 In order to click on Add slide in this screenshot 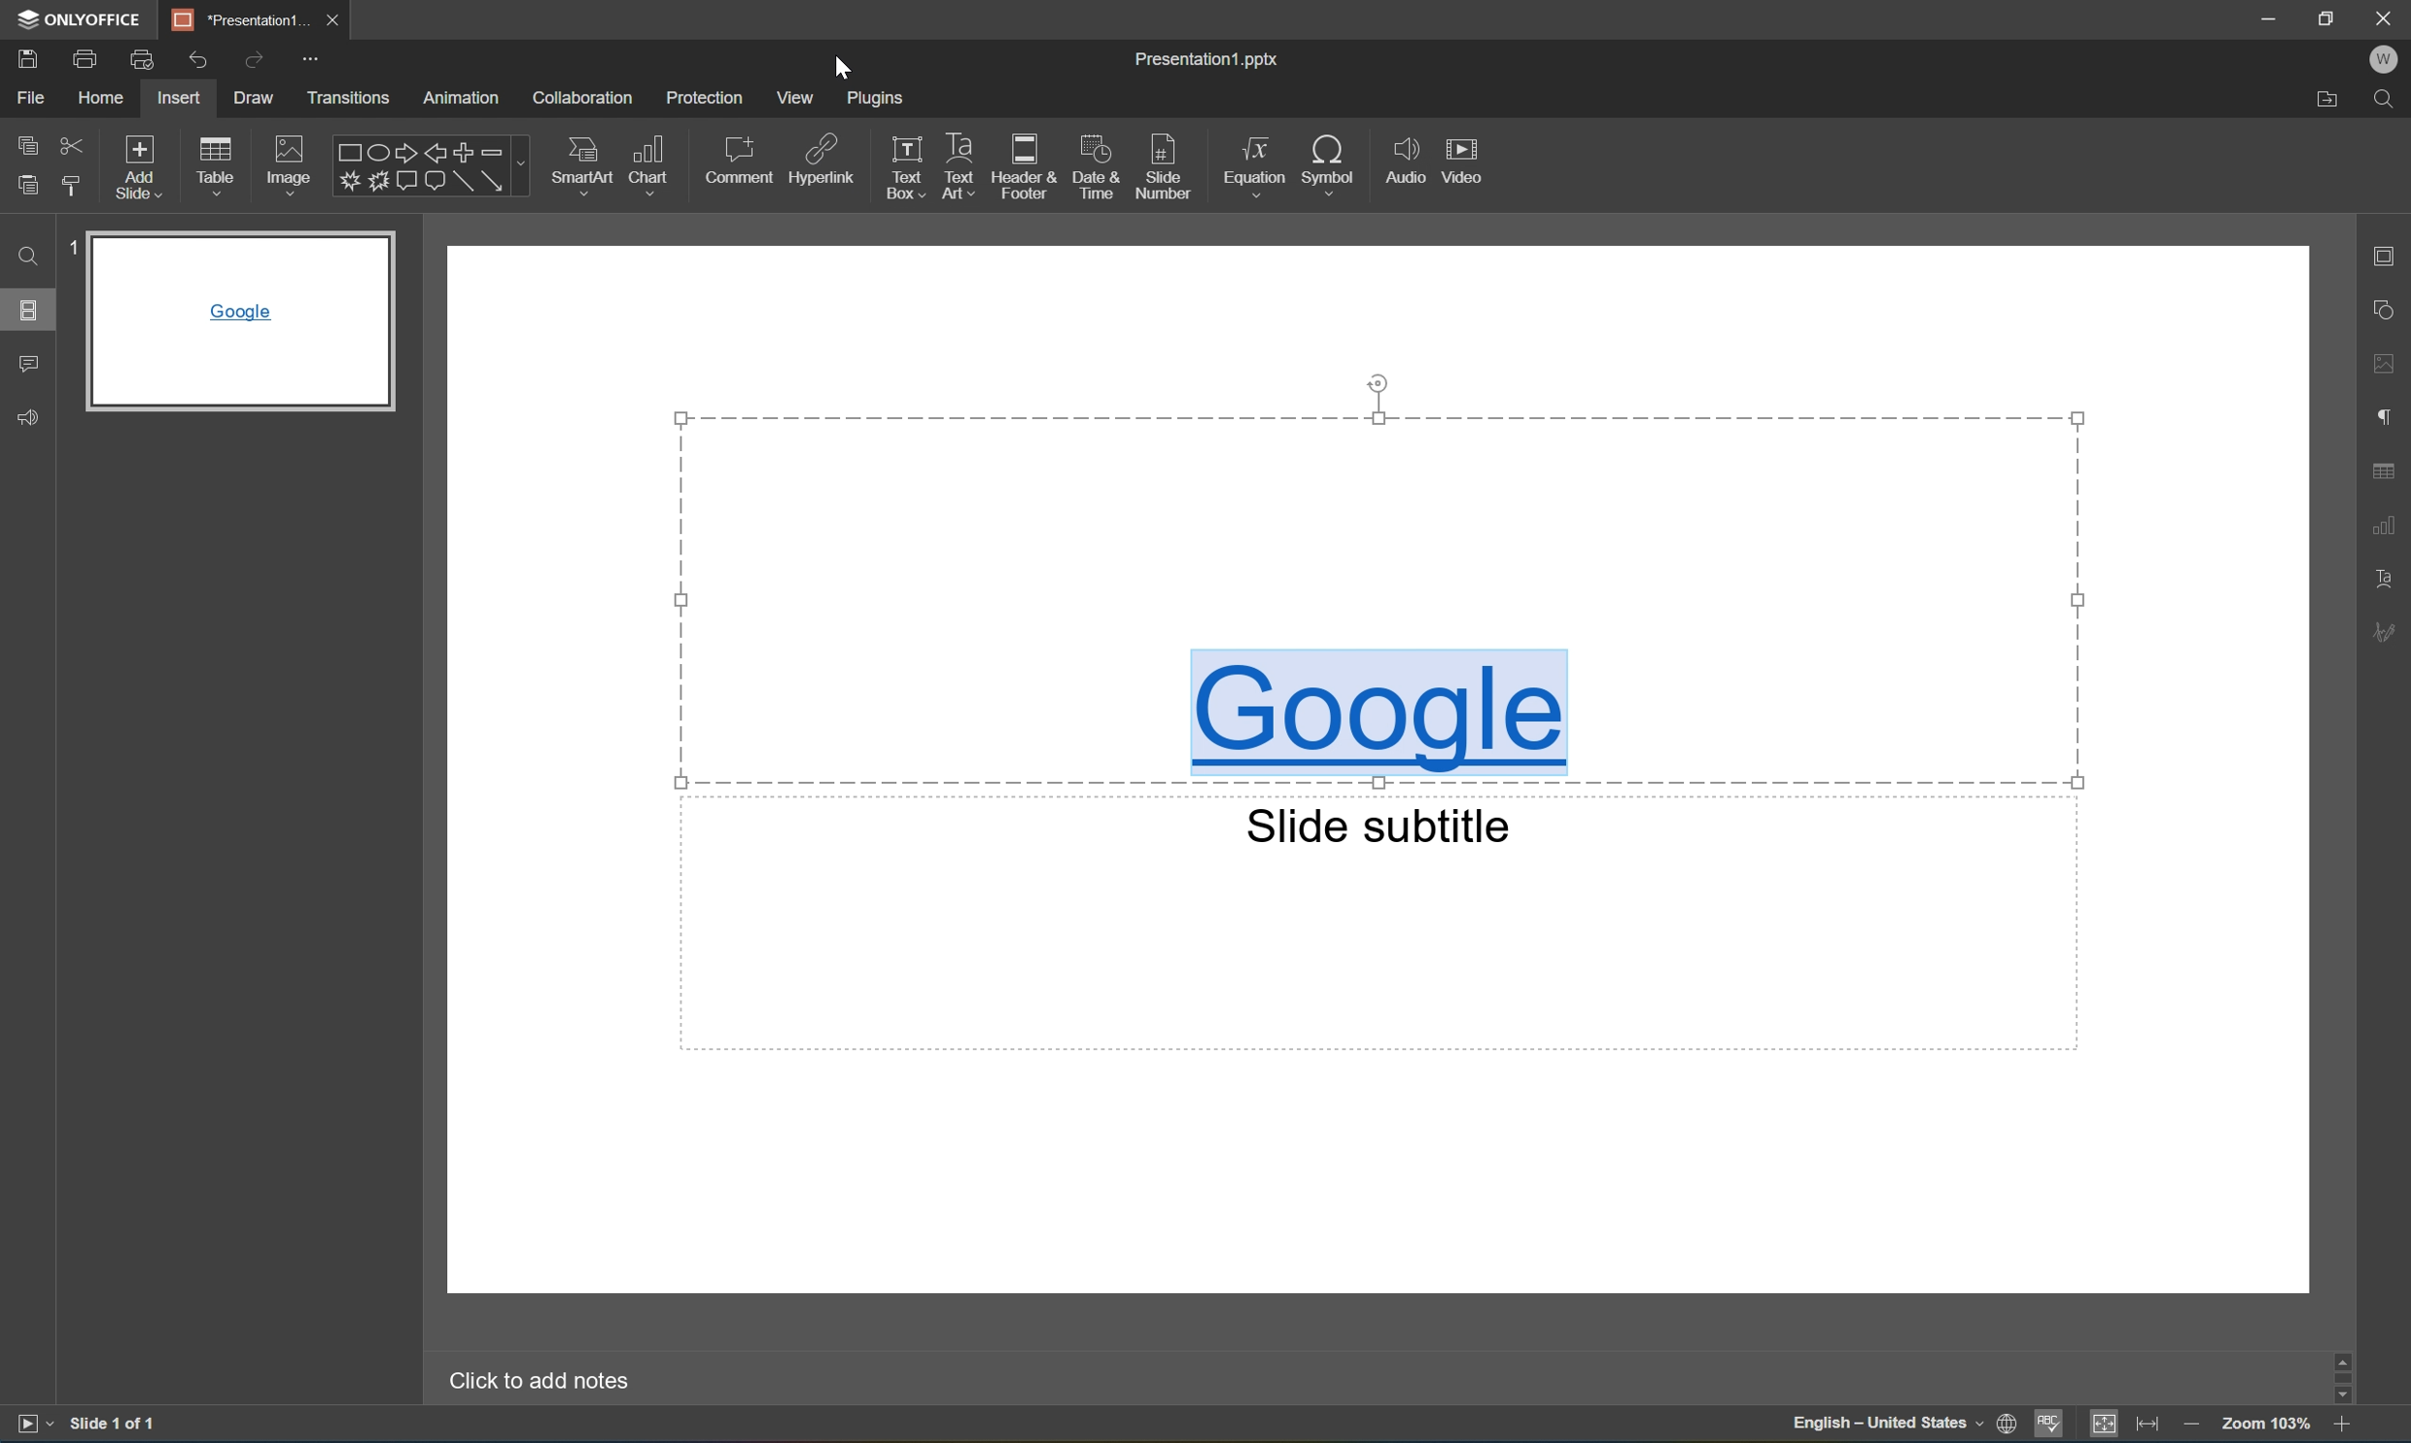, I will do `click(144, 167)`.